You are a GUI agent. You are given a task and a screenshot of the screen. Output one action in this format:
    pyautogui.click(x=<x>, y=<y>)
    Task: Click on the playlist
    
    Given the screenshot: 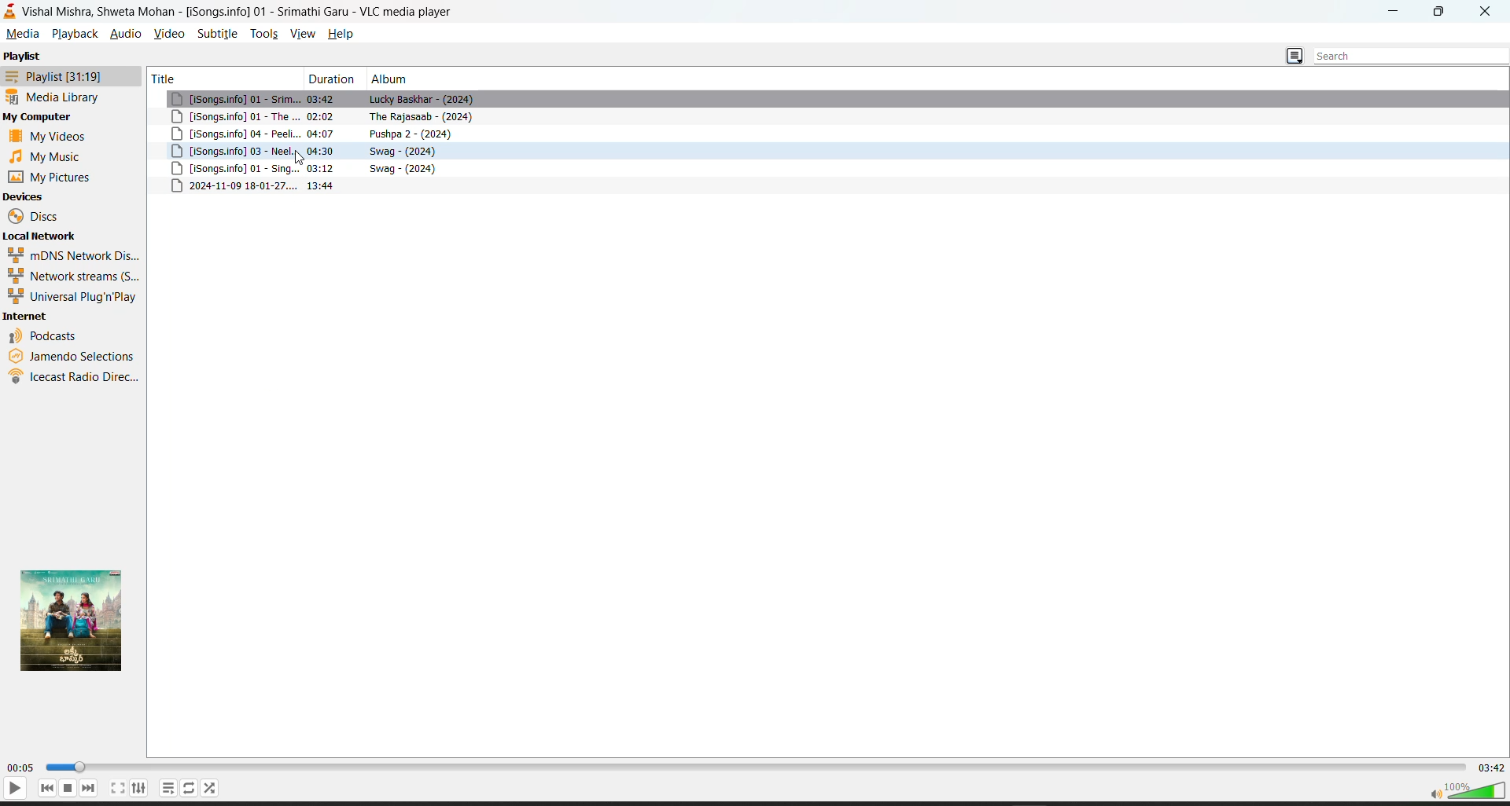 What is the action you would take?
    pyautogui.click(x=24, y=55)
    